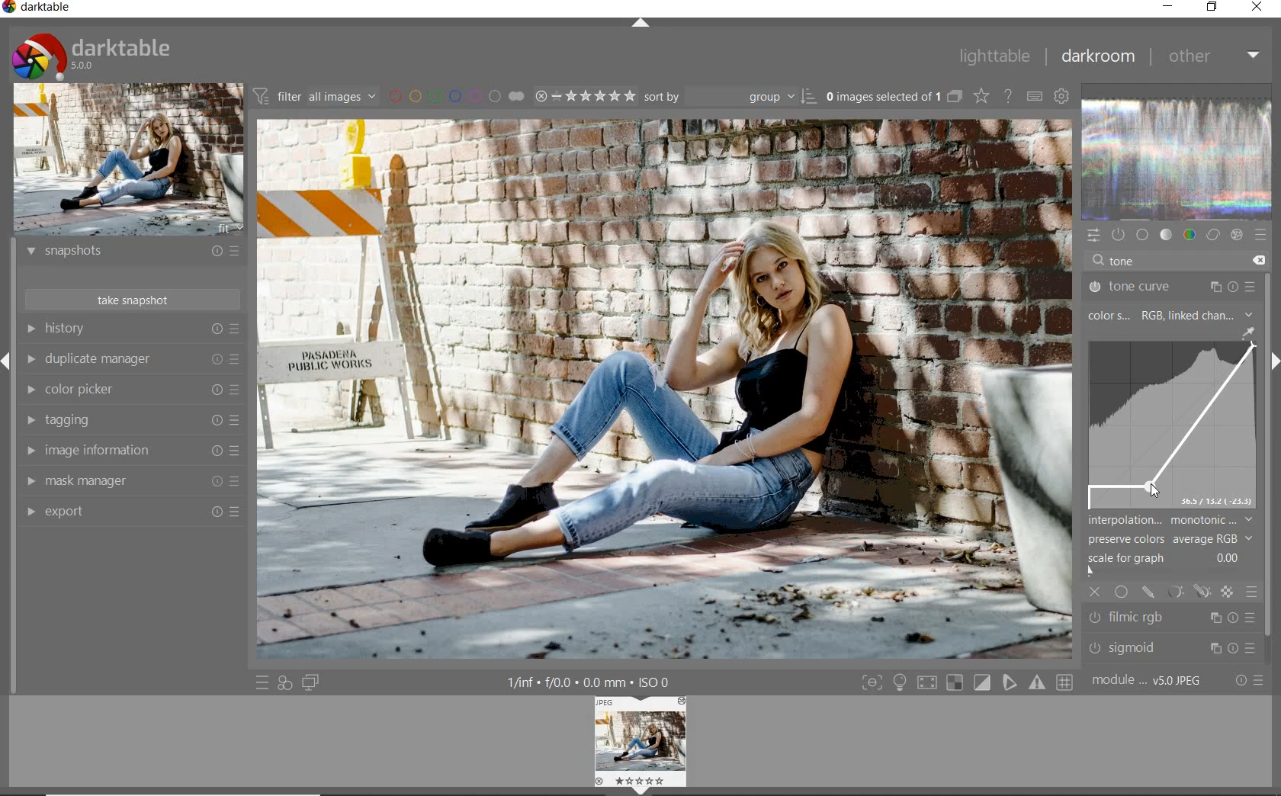  What do you see at coordinates (1125, 261) in the screenshot?
I see `tone` at bounding box center [1125, 261].